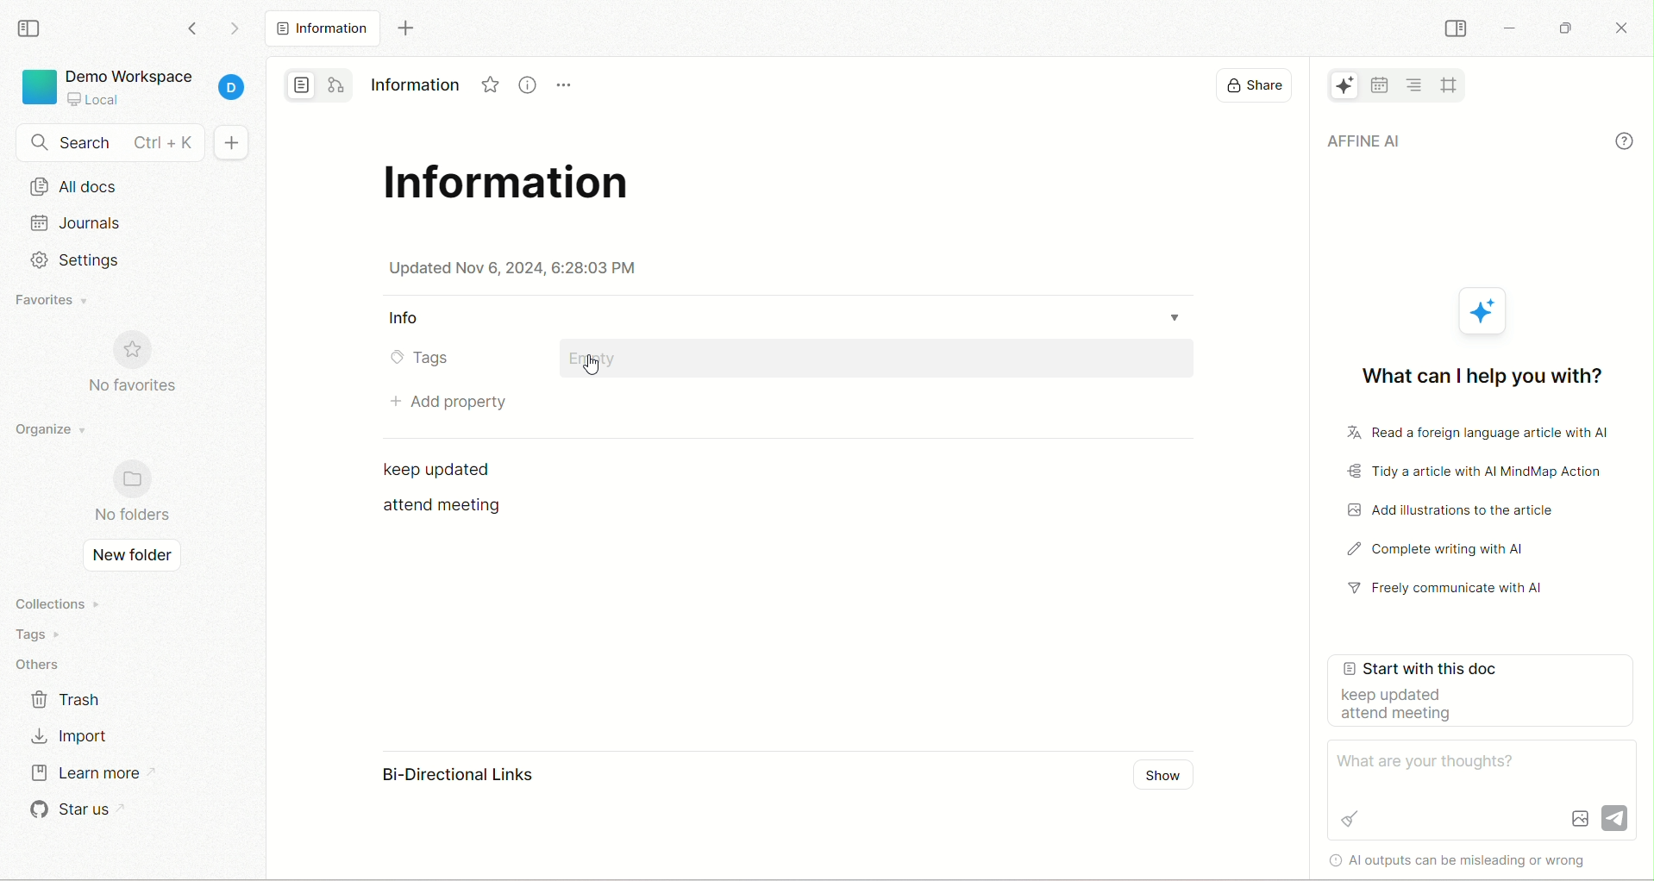  What do you see at coordinates (1433, 761) in the screenshot?
I see `What are your thoughts` at bounding box center [1433, 761].